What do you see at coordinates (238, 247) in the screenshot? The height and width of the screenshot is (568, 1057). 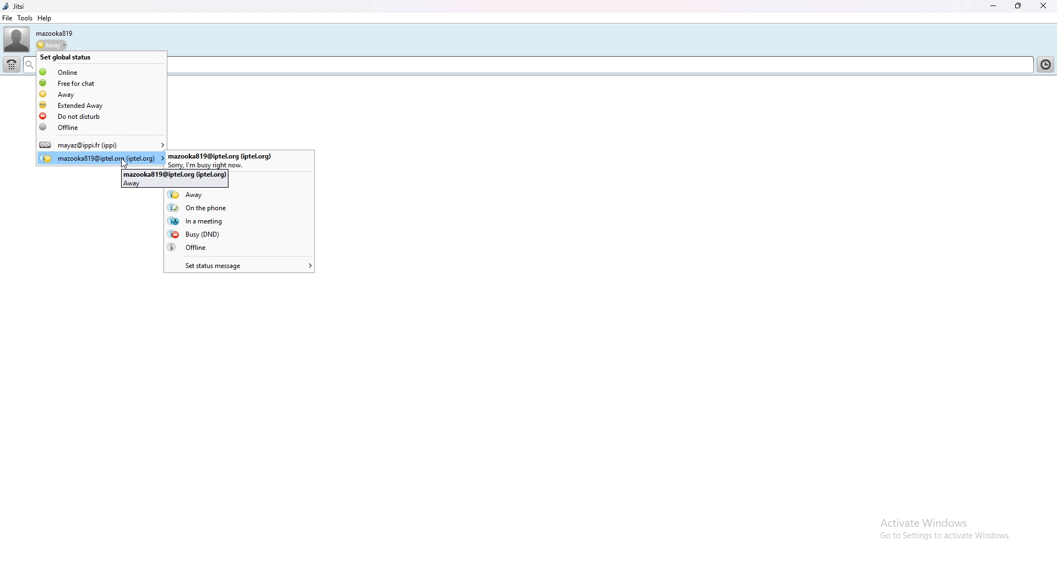 I see `offline` at bounding box center [238, 247].